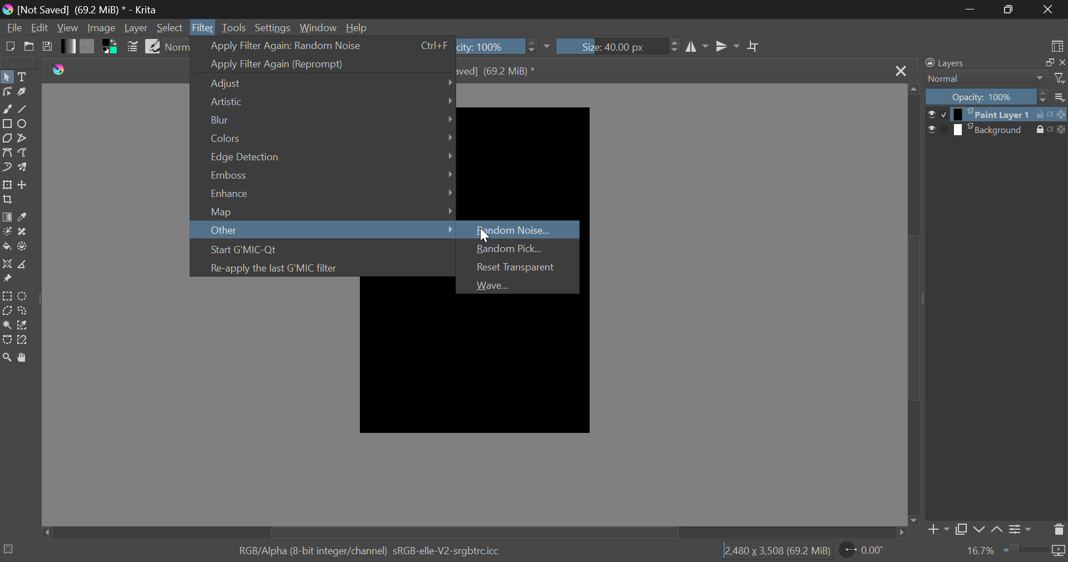  What do you see at coordinates (111, 47) in the screenshot?
I see `Colors in Use` at bounding box center [111, 47].